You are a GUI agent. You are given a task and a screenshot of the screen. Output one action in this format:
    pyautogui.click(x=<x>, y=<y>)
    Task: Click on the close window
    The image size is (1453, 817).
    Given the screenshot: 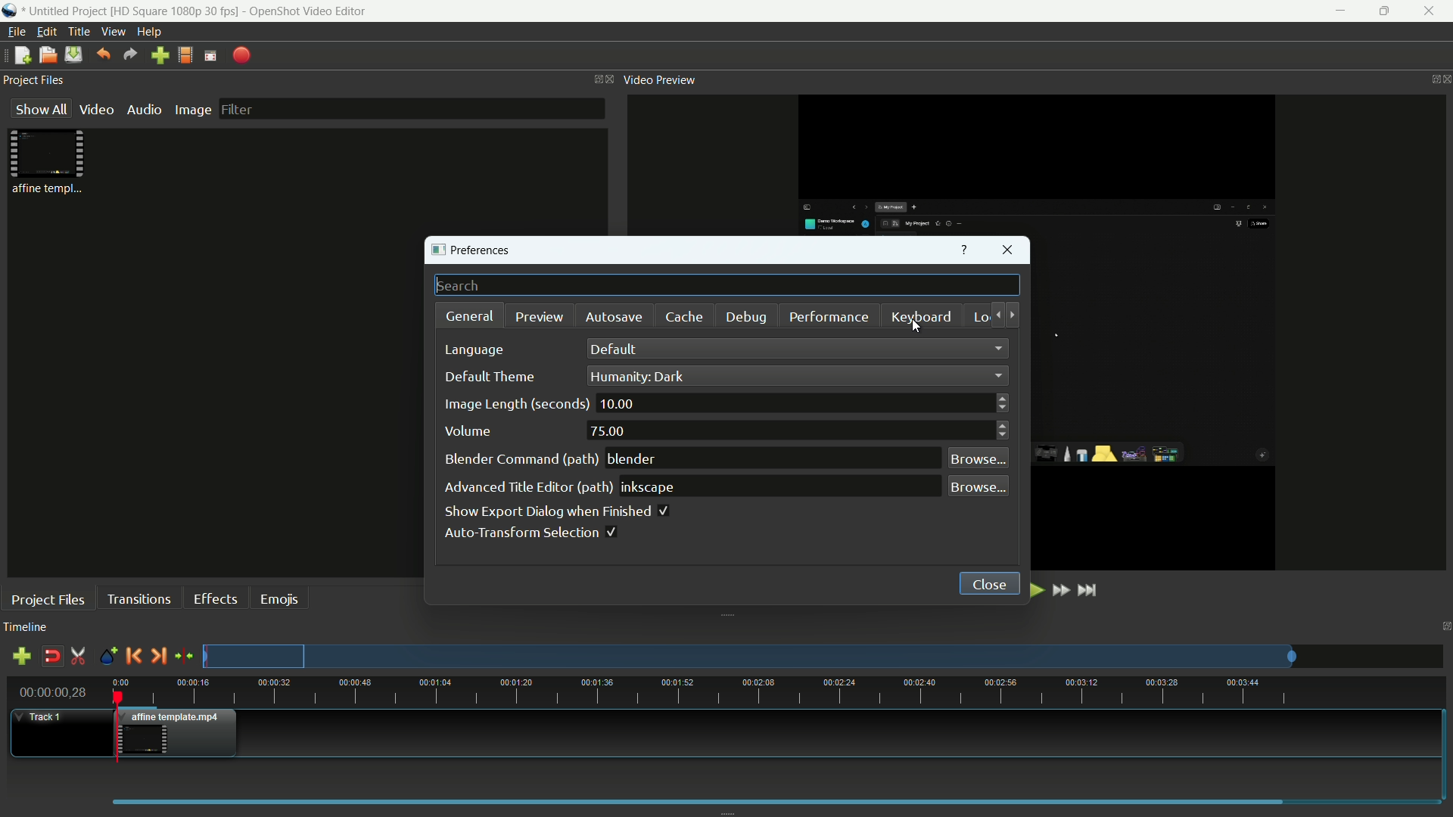 What is the action you would take?
    pyautogui.click(x=1009, y=252)
    